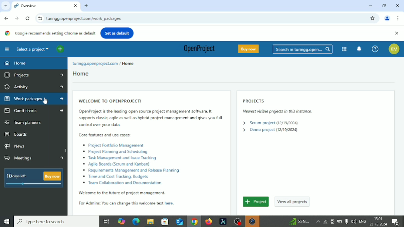 Image resolution: width=404 pixels, height=227 pixels. I want to click on ® Project Portfolio Management, so click(121, 145).